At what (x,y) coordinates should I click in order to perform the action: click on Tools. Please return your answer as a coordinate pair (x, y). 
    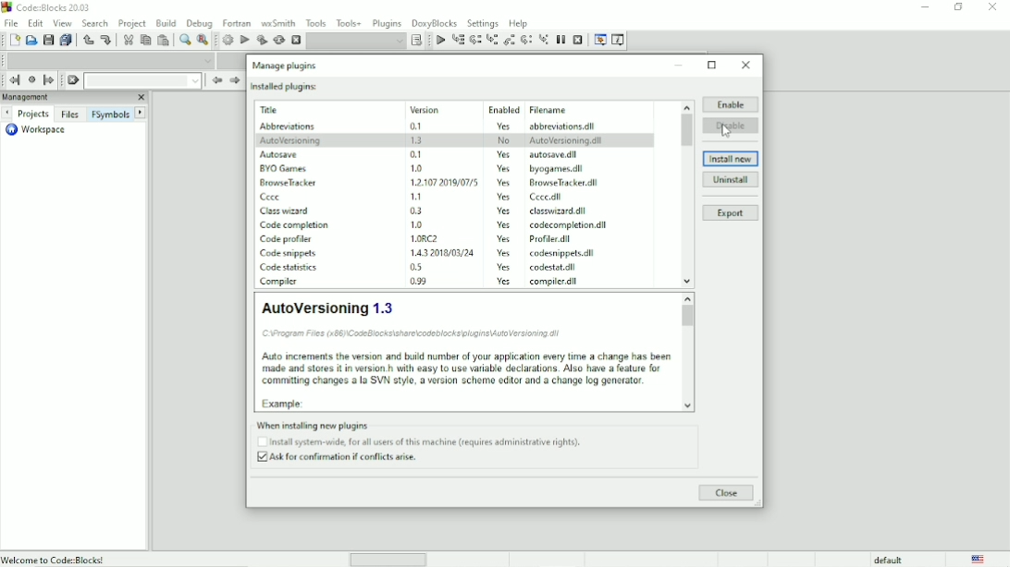
    Looking at the image, I should click on (317, 22).